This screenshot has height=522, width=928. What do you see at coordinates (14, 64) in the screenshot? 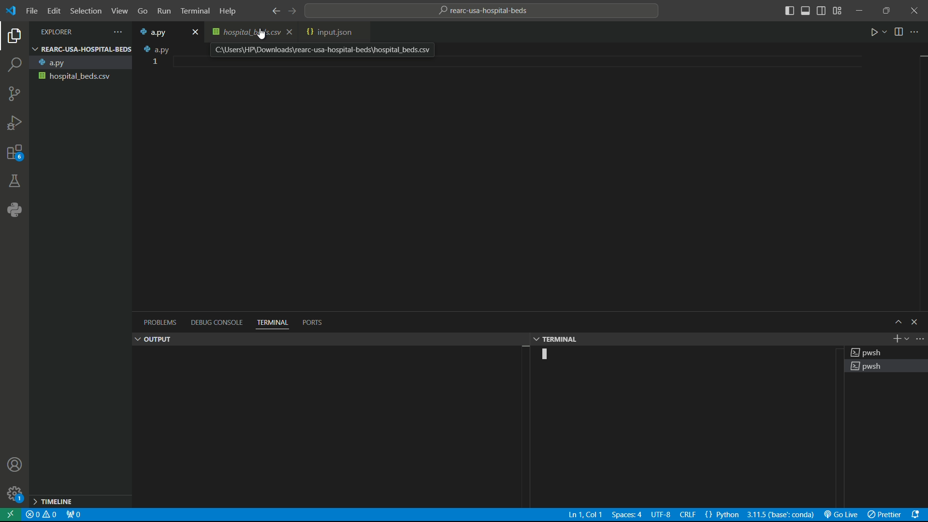
I see `search` at bounding box center [14, 64].